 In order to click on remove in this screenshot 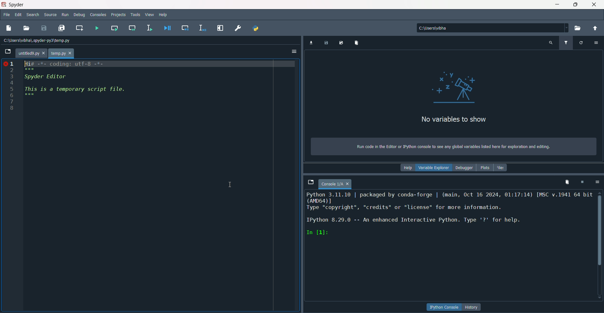, I will do `click(568, 182)`.